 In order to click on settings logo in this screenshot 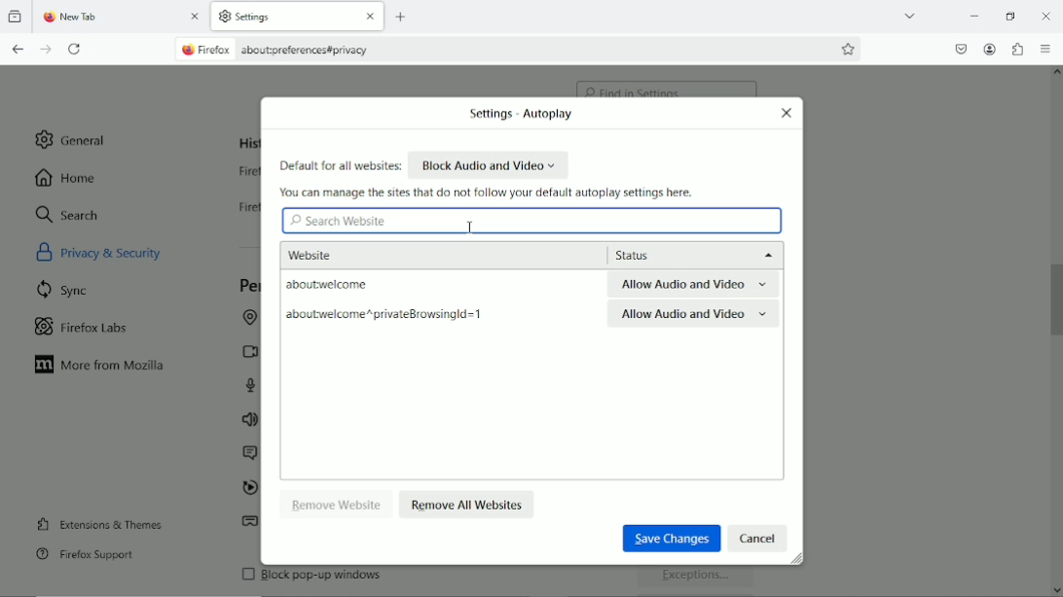, I will do `click(224, 16)`.